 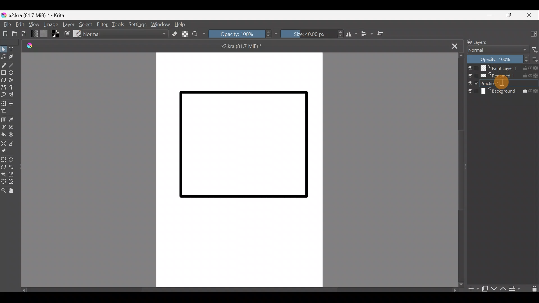 I want to click on File, so click(x=6, y=24).